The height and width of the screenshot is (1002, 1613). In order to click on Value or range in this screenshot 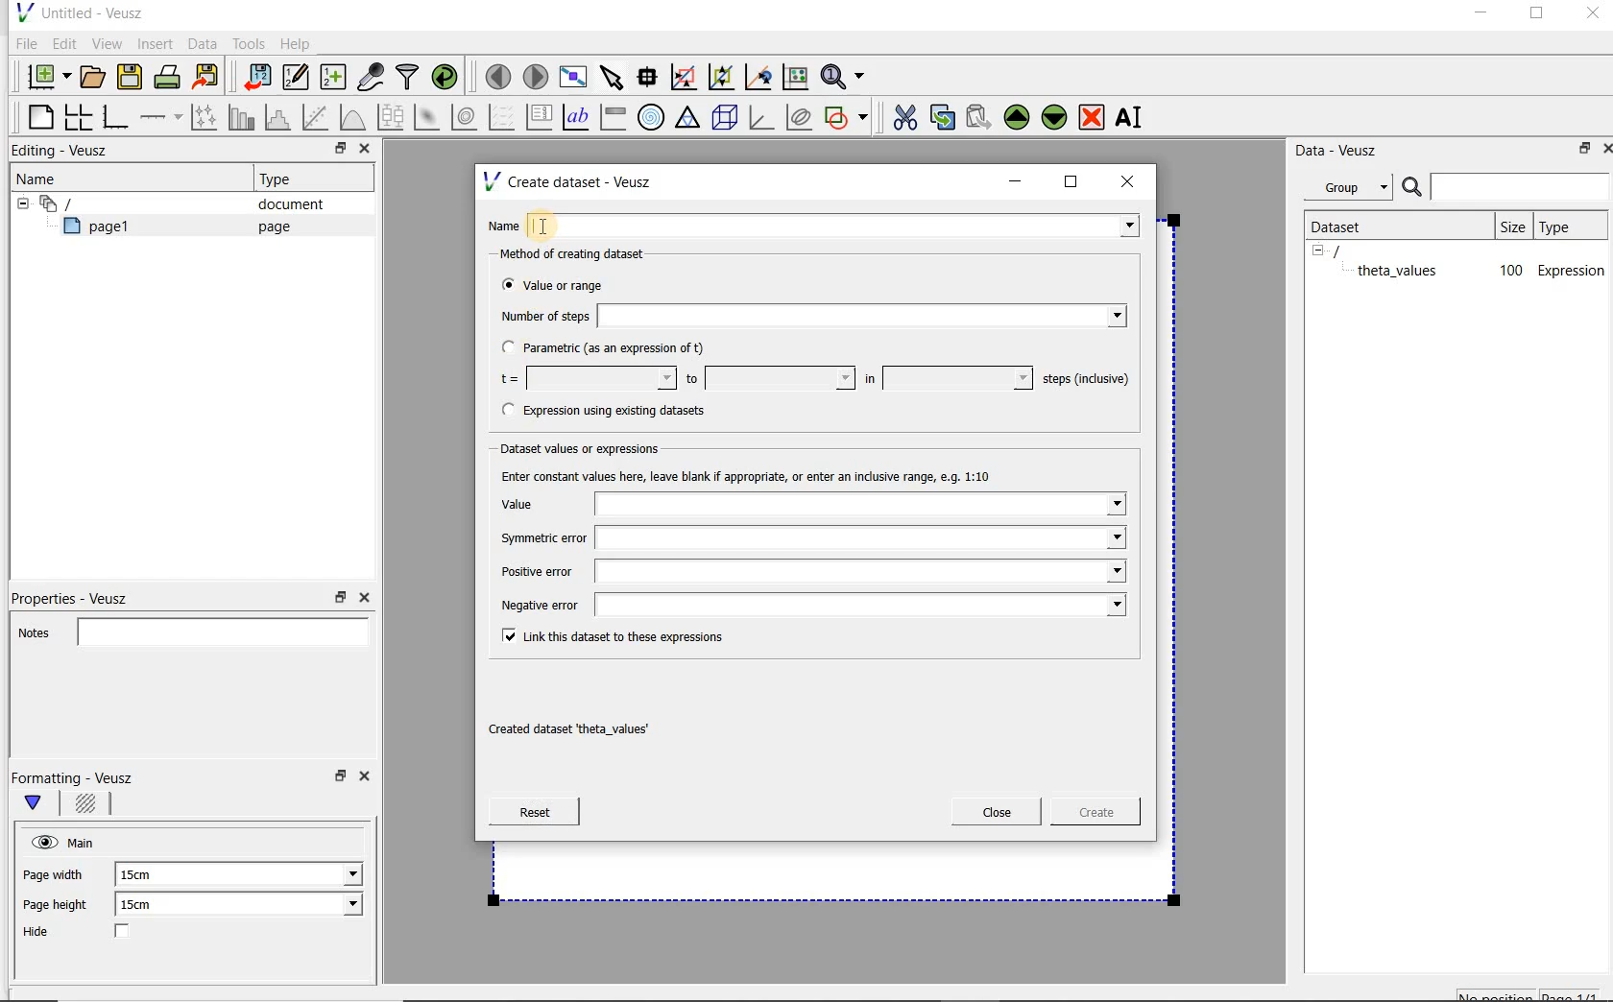, I will do `click(569, 282)`.